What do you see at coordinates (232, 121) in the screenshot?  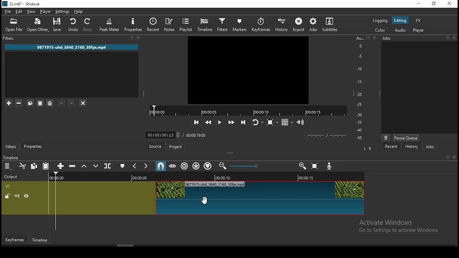 I see `play quickly forward` at bounding box center [232, 121].